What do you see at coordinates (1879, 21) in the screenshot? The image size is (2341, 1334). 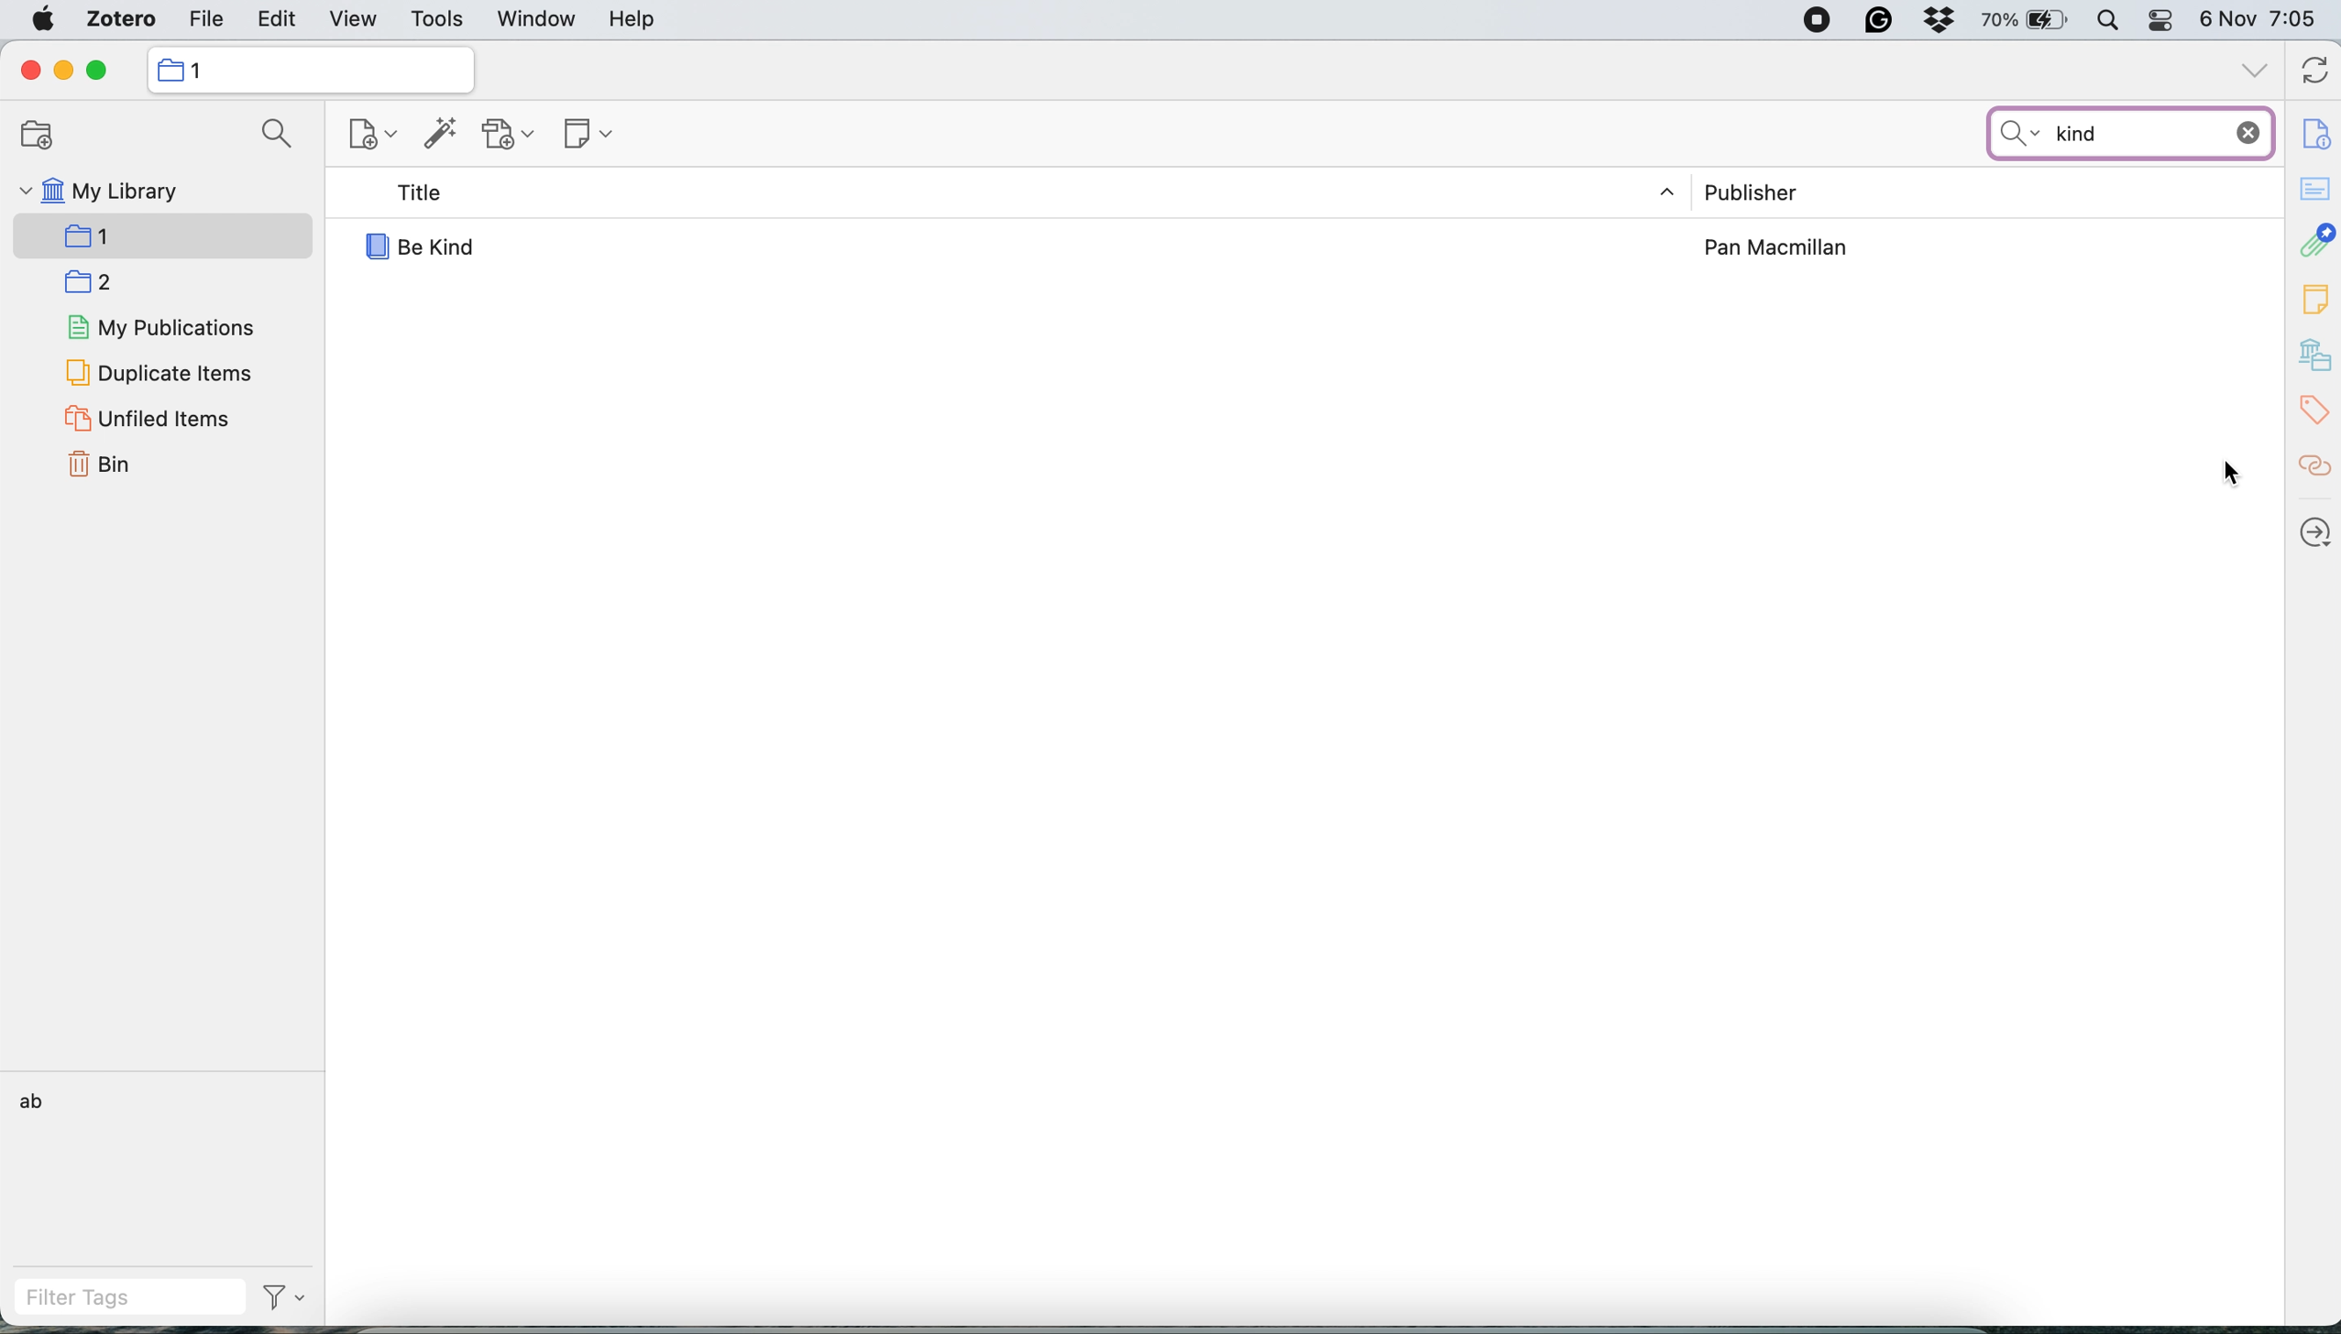 I see `grammarly` at bounding box center [1879, 21].